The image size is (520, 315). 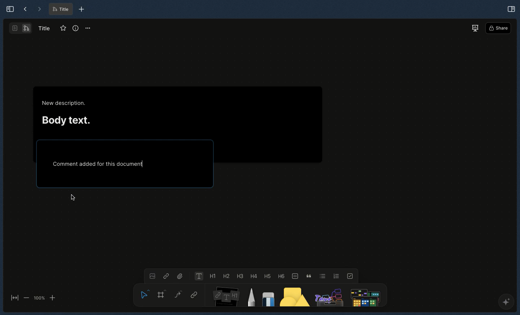 What do you see at coordinates (66, 119) in the screenshot?
I see `Body text.` at bounding box center [66, 119].